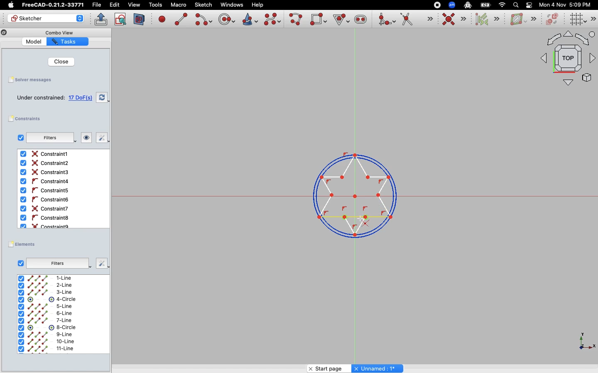  I want to click on X, Y, Z, so click(582, 344).